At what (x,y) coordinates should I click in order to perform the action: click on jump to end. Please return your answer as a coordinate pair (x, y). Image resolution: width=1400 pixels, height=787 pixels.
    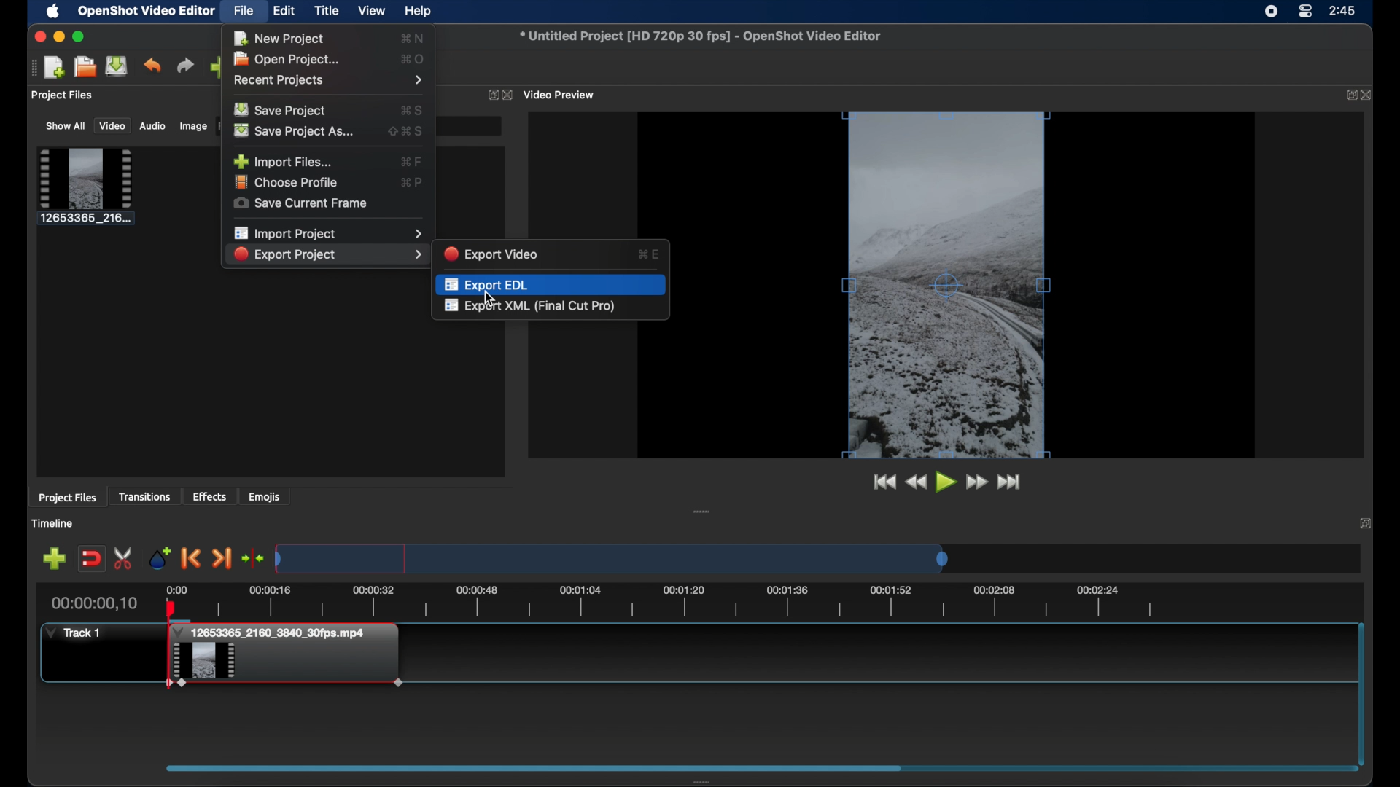
    Looking at the image, I should click on (1010, 482).